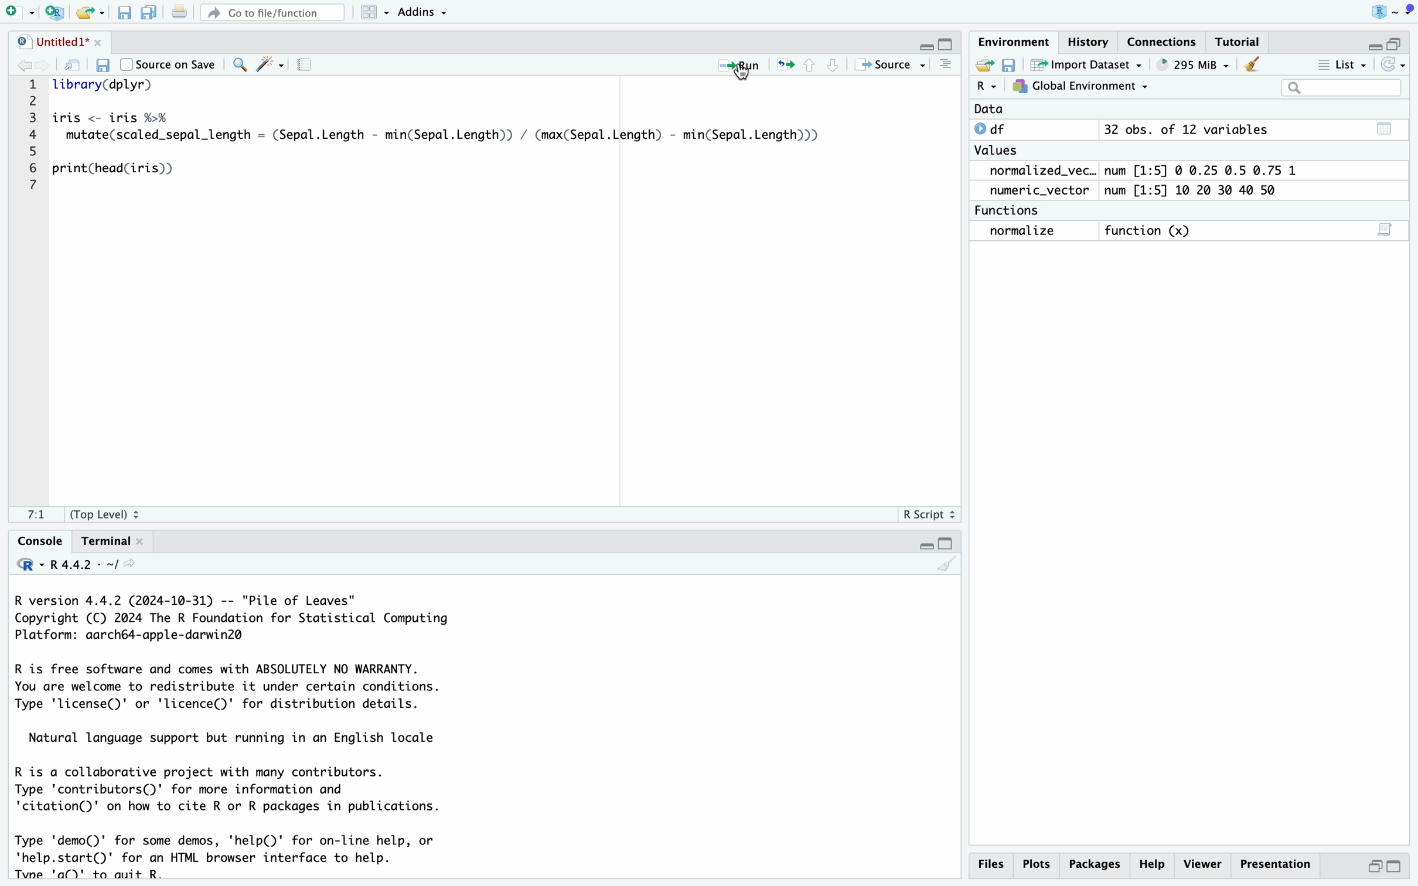 The image size is (1418, 886). Describe the element at coordinates (1024, 231) in the screenshot. I see `Normalize` at that location.